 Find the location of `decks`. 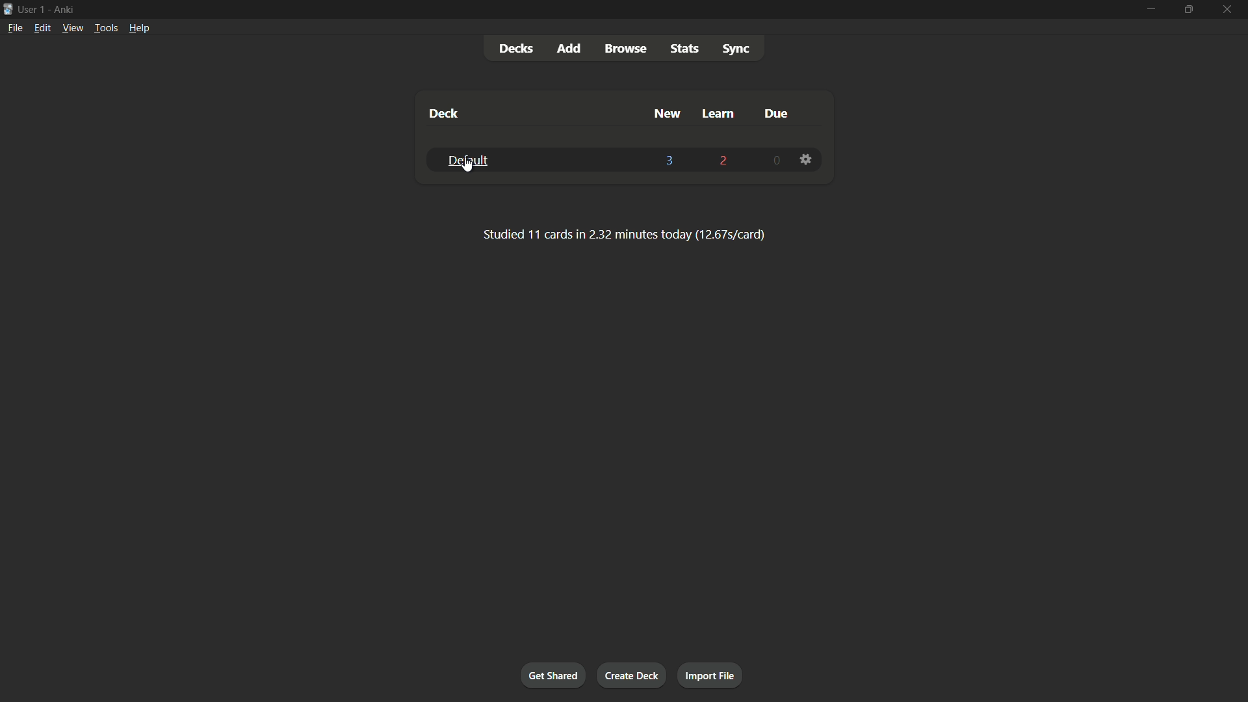

decks is located at coordinates (517, 49).